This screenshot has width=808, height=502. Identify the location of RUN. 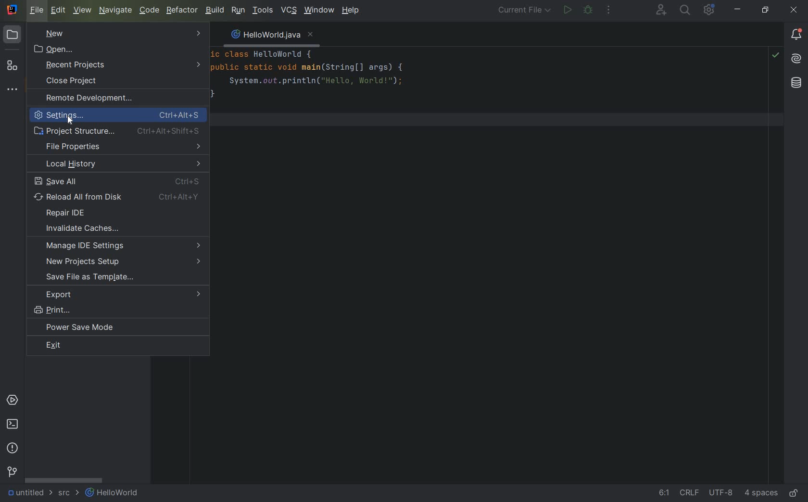
(566, 11).